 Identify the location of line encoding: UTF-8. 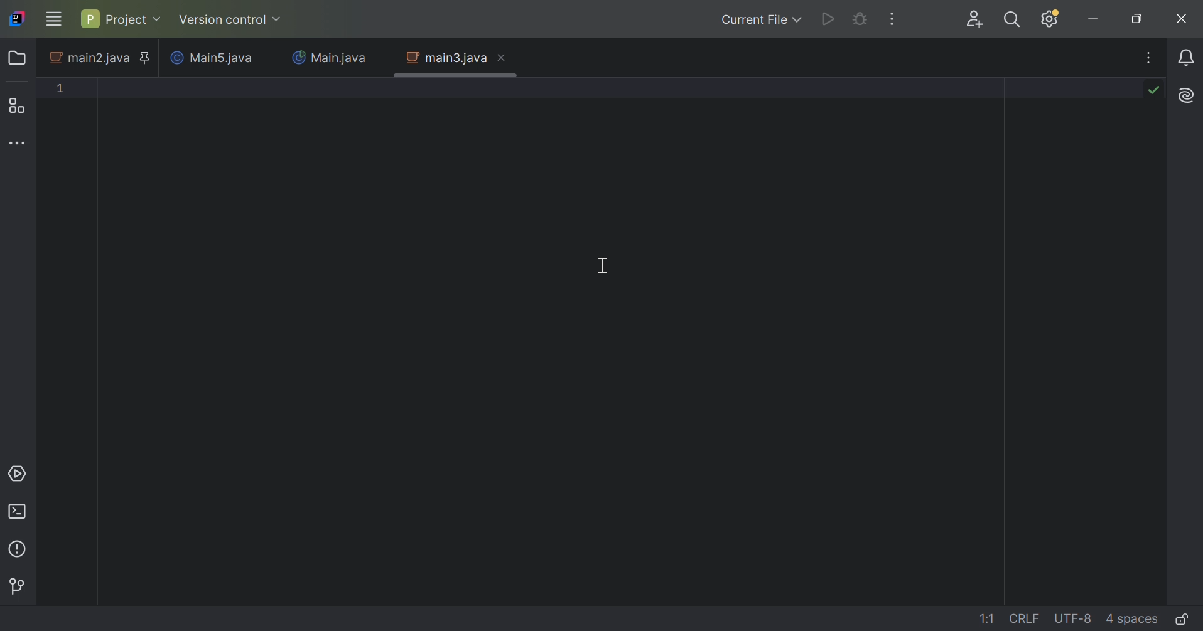
(1074, 618).